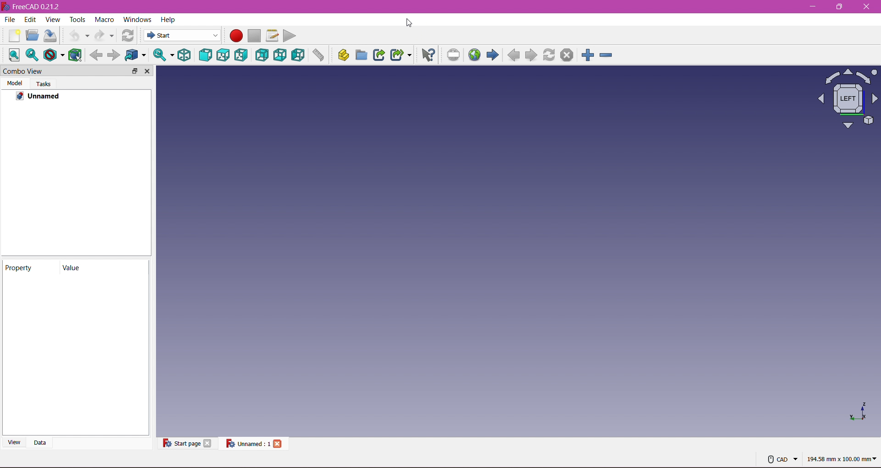  Describe the element at coordinates (492, 55) in the screenshot. I see `Forward Navigation` at that location.